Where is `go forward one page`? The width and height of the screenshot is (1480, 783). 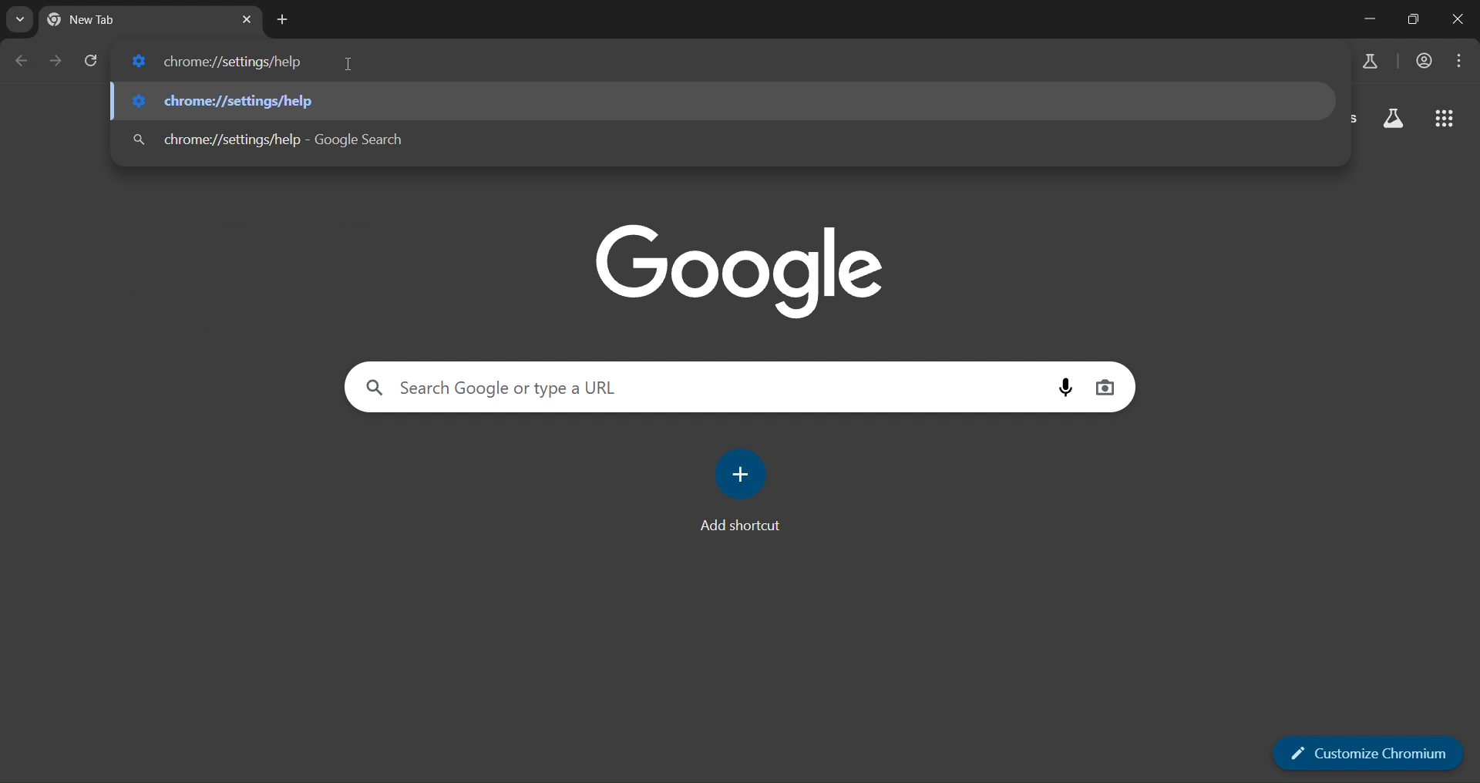 go forward one page is located at coordinates (59, 62).